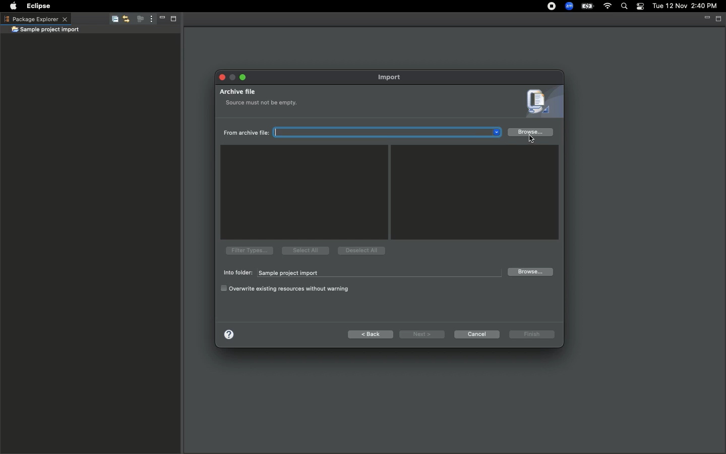  What do you see at coordinates (623, 7) in the screenshot?
I see `Search` at bounding box center [623, 7].